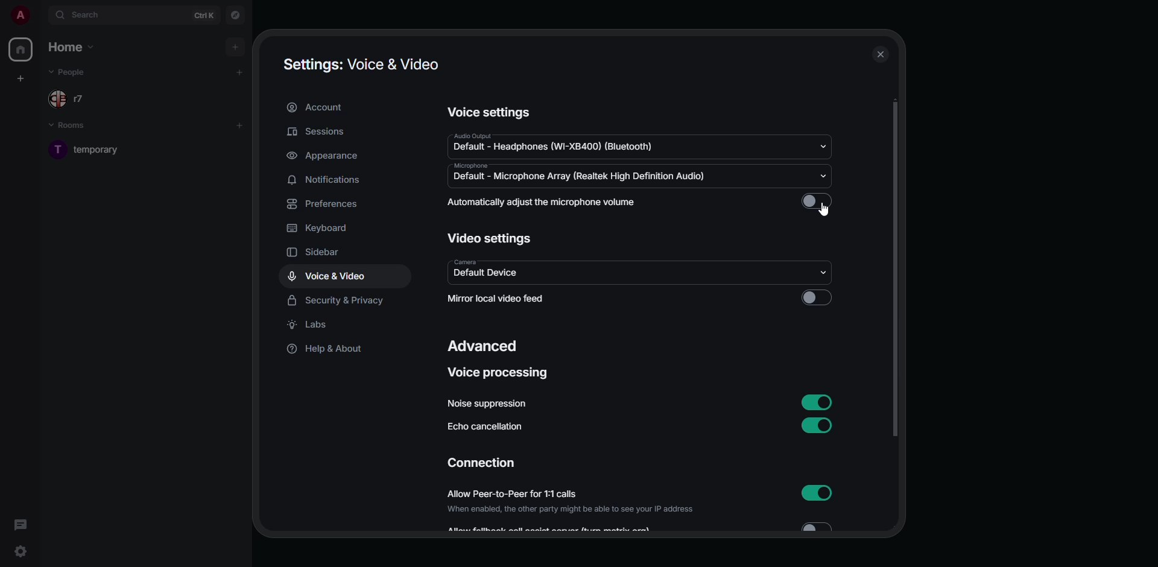 The image size is (1158, 567). I want to click on drop down, so click(823, 176).